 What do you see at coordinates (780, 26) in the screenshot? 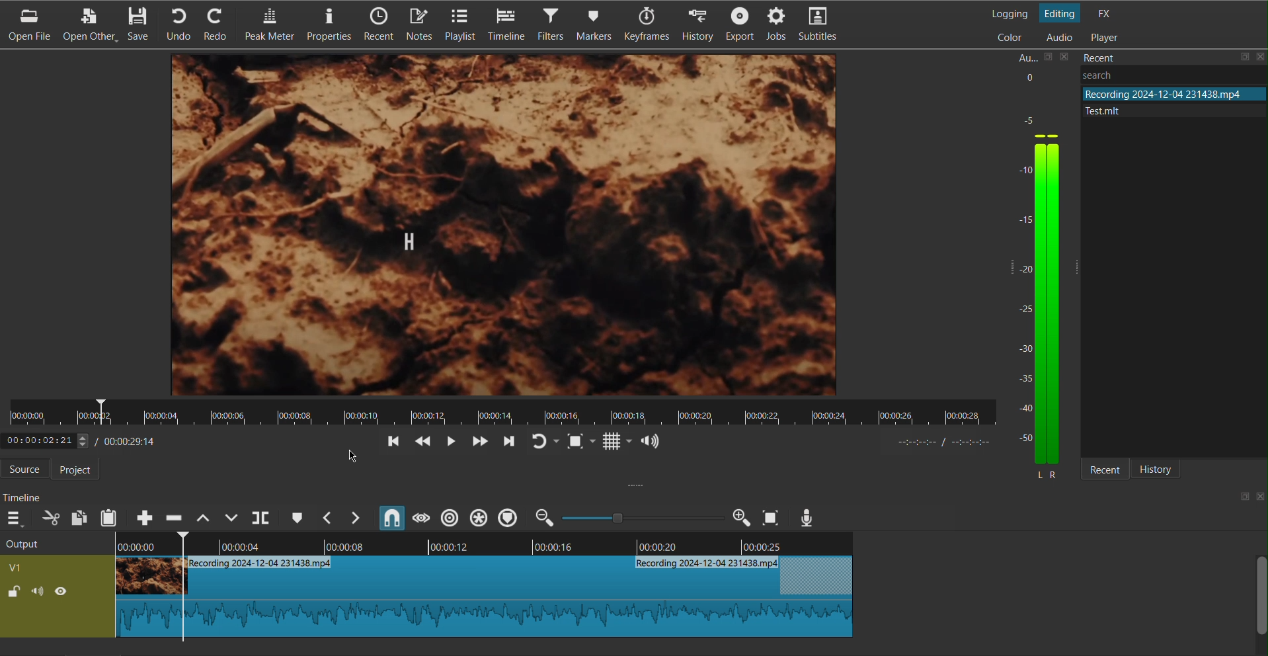
I see `Jobs` at bounding box center [780, 26].